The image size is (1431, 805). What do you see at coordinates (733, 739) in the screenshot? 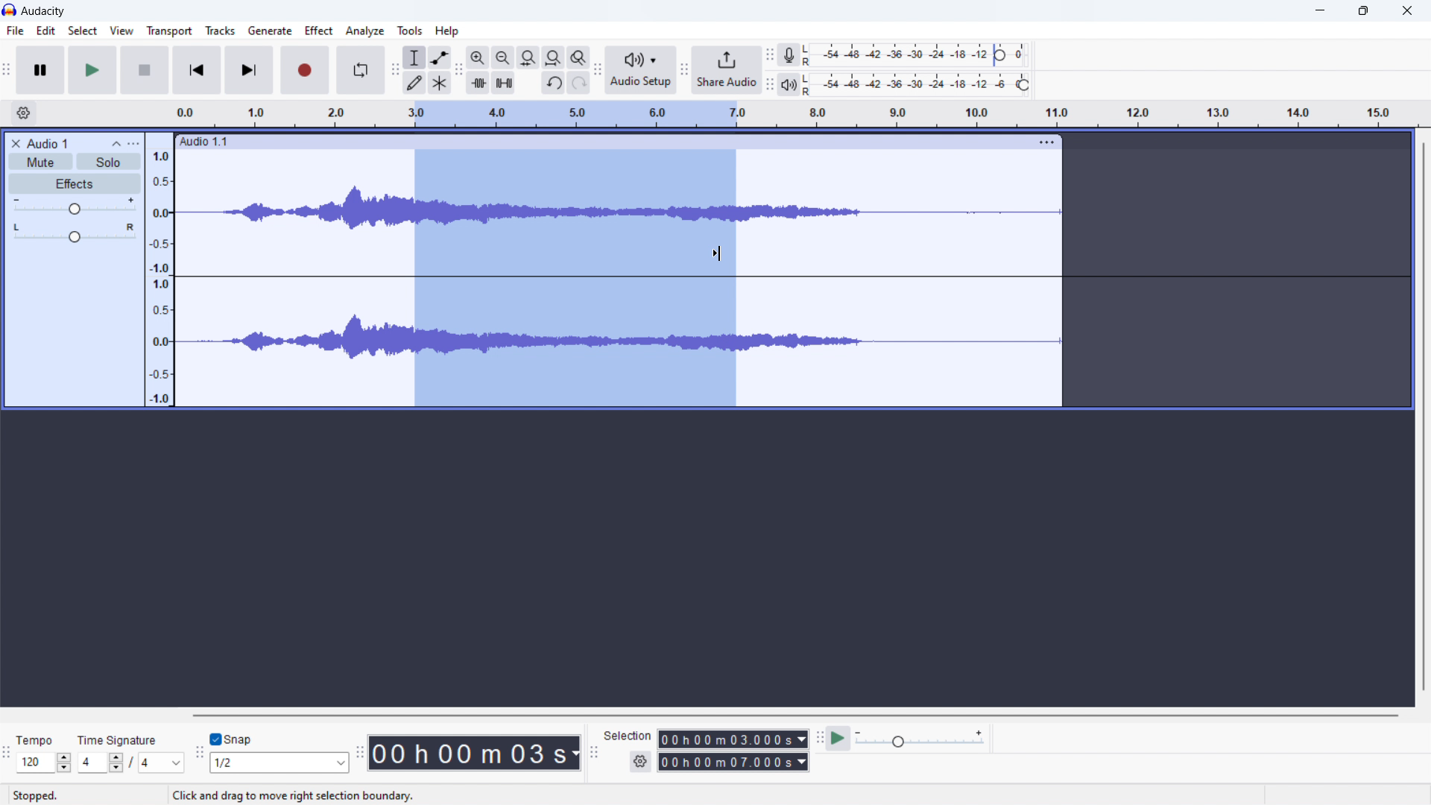
I see `00 h 00 m 03.000s` at bounding box center [733, 739].